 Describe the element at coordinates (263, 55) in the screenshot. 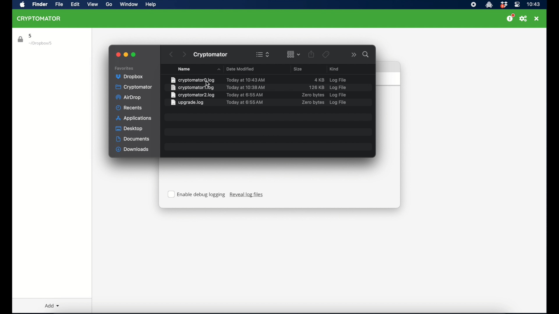

I see `view options` at that location.